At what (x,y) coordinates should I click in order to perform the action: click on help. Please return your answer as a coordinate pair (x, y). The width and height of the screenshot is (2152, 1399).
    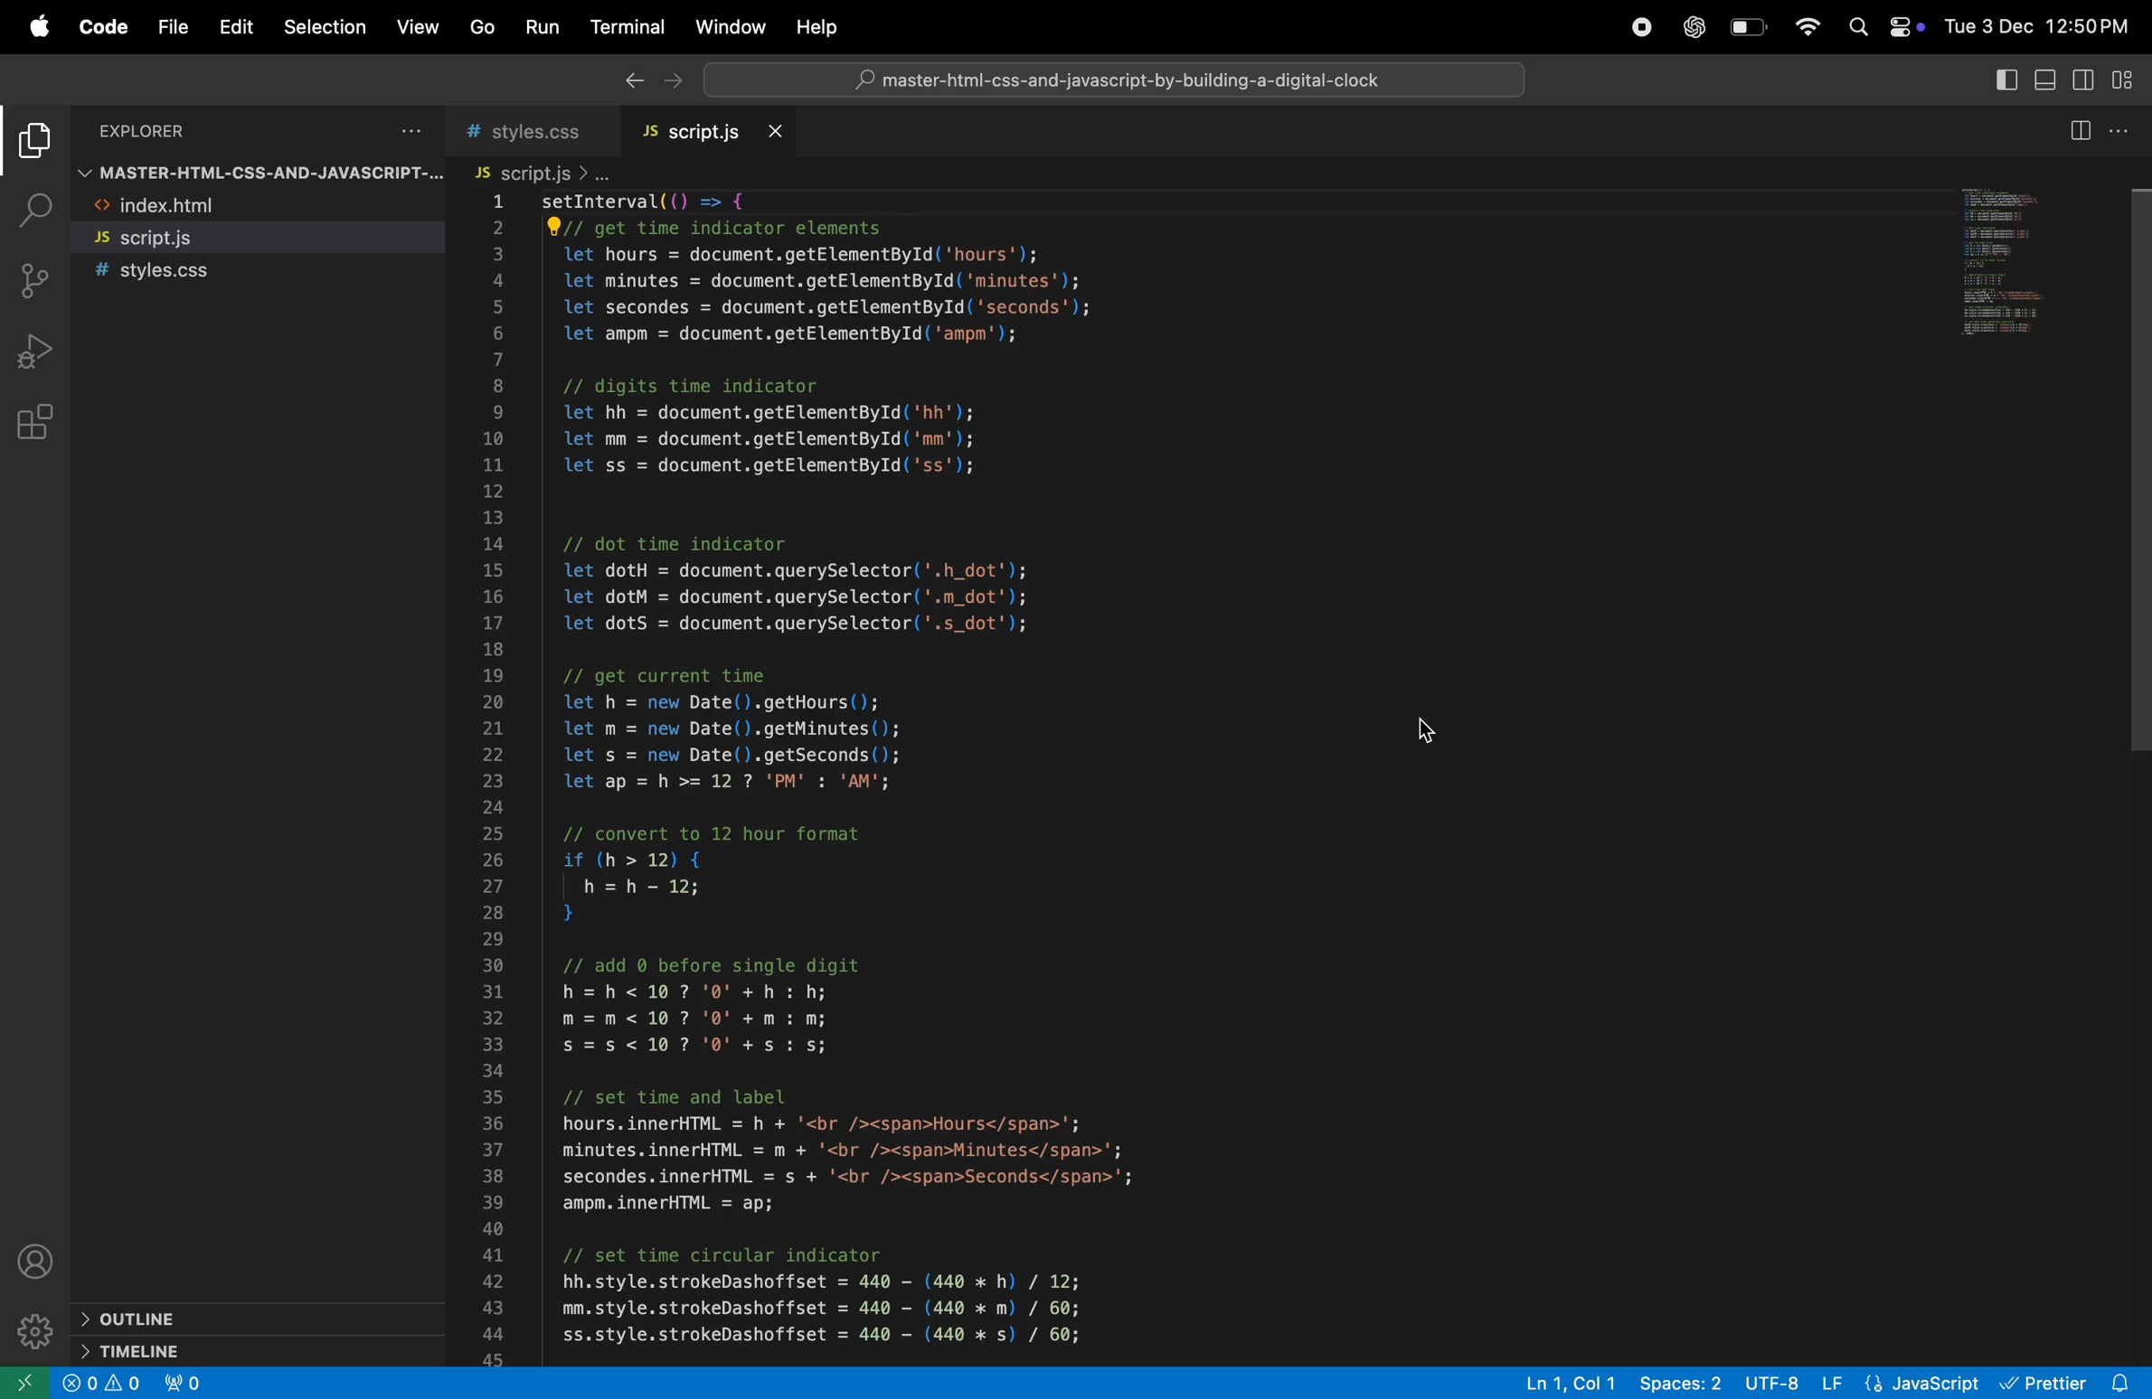
    Looking at the image, I should click on (818, 24).